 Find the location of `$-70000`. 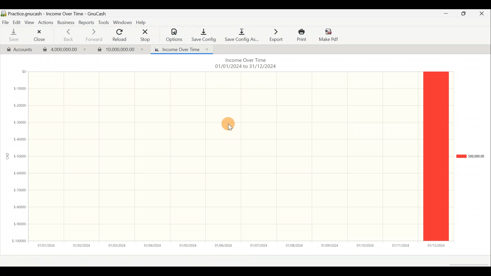

$-70000 is located at coordinates (19, 190).